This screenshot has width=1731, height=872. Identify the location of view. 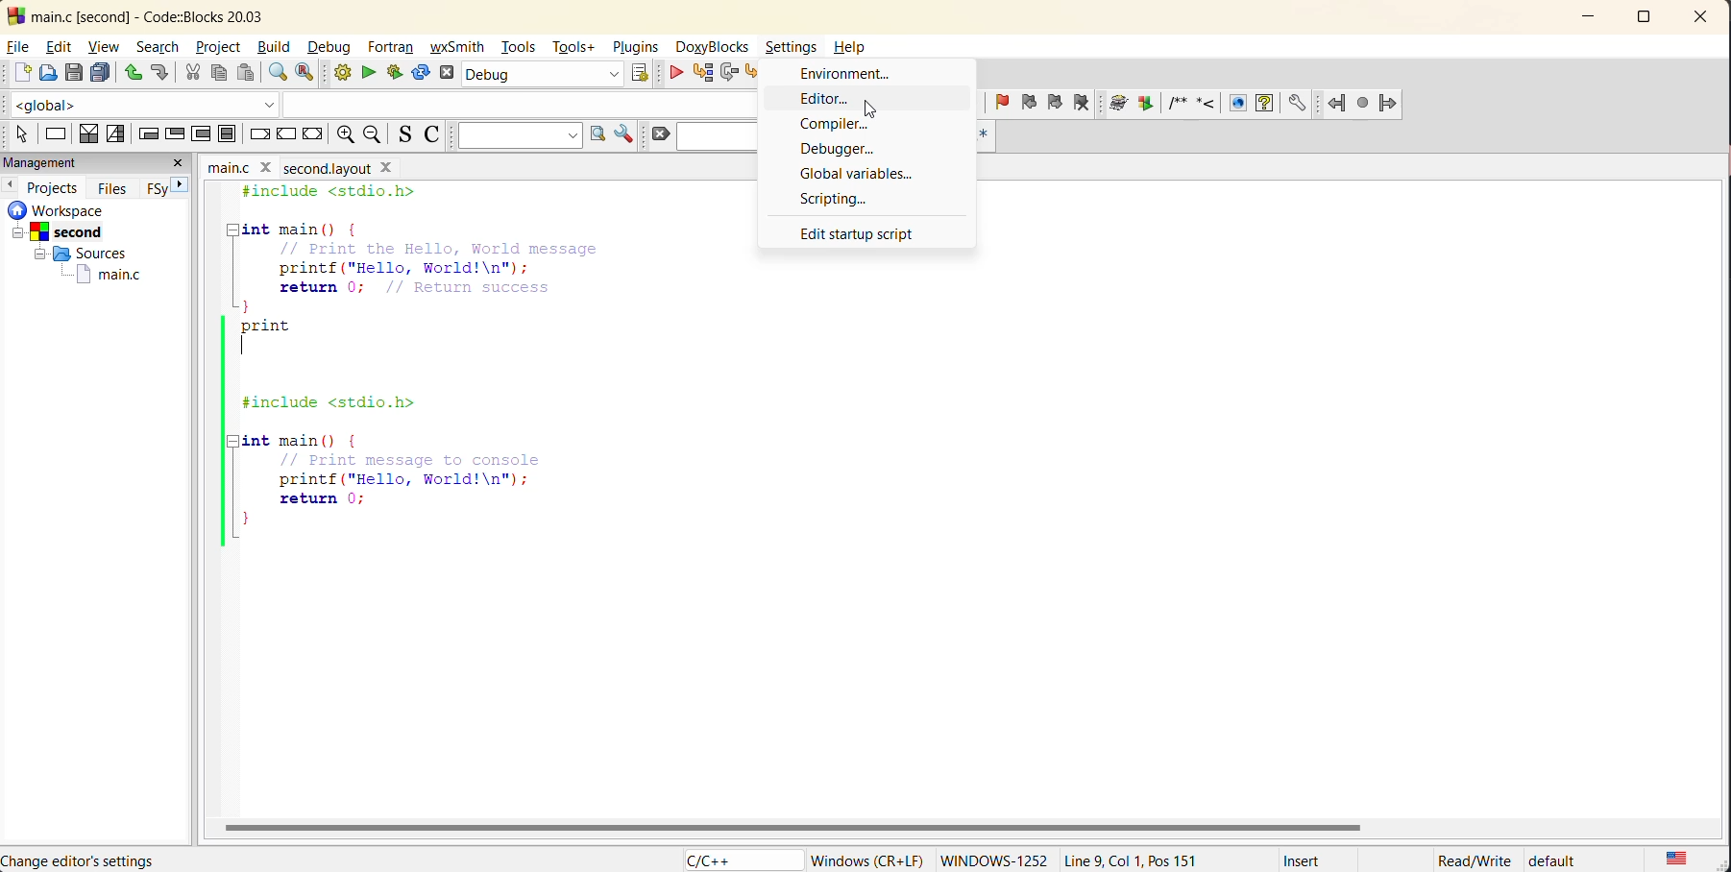
(109, 47).